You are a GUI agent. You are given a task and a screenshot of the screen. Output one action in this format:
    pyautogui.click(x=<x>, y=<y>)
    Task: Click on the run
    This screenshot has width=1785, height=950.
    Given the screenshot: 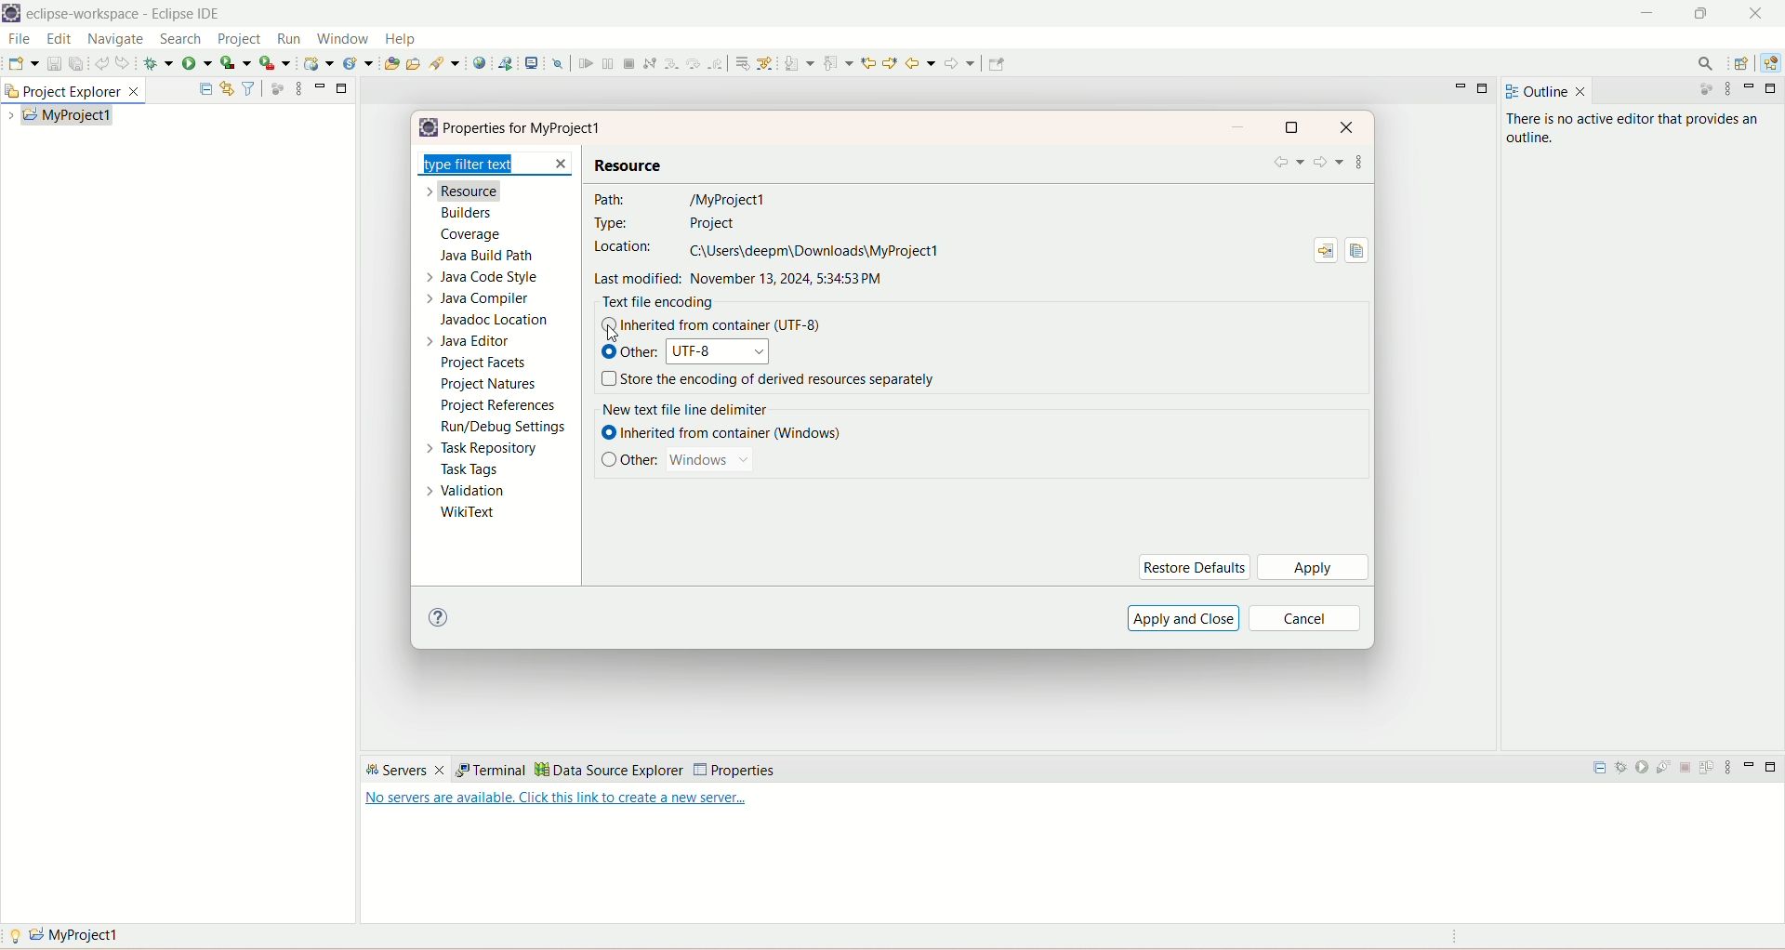 What is the action you would take?
    pyautogui.click(x=200, y=63)
    